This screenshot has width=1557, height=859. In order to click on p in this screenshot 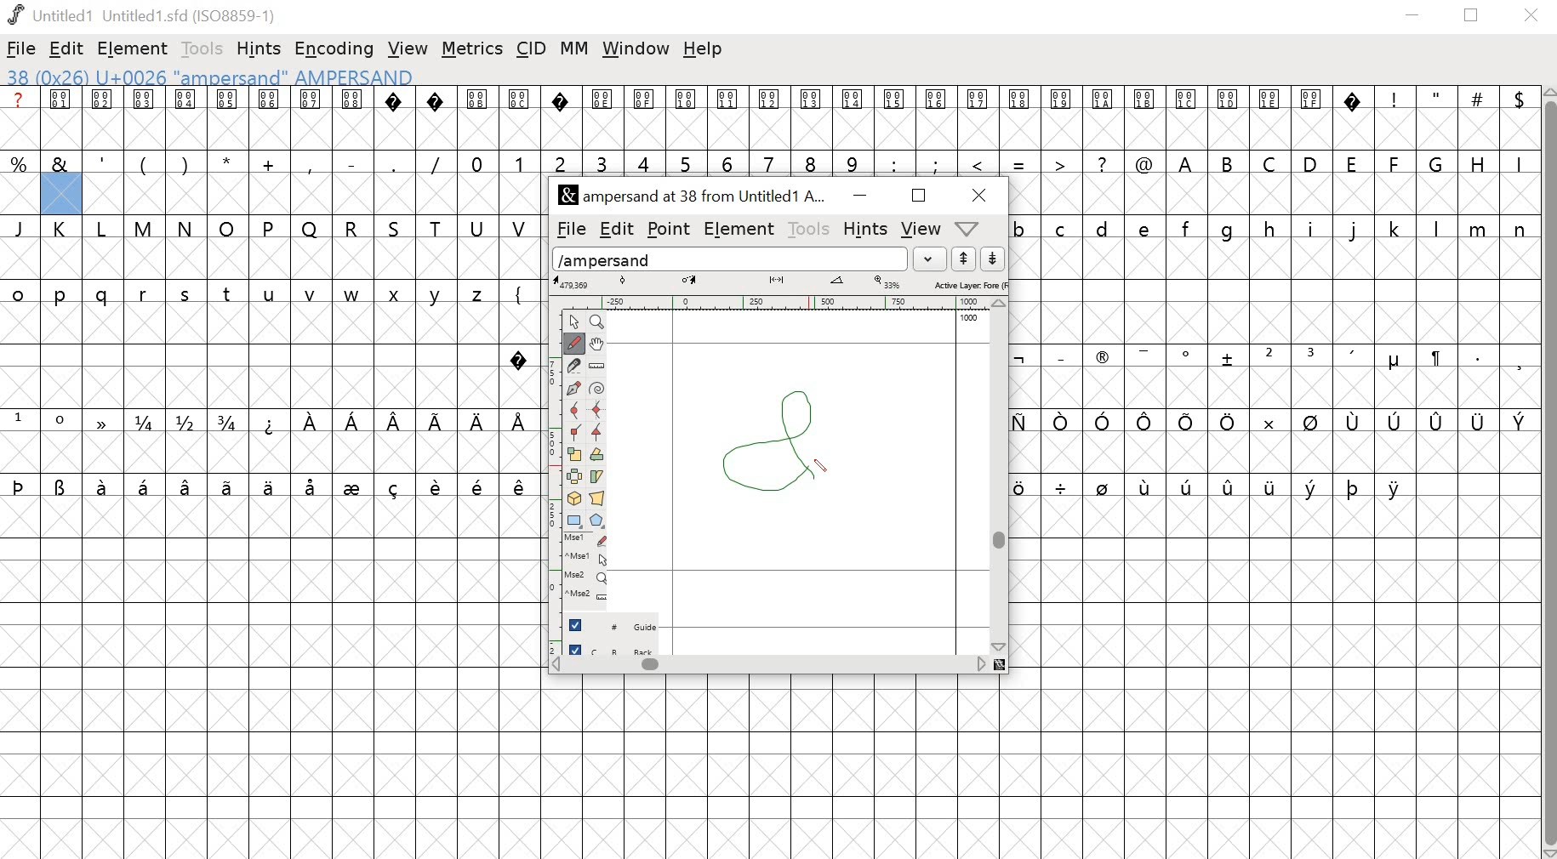, I will do `click(63, 296)`.